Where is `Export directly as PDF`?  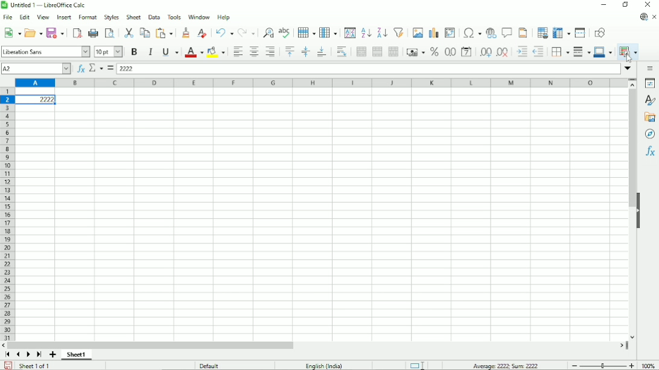
Export directly as PDF is located at coordinates (77, 32).